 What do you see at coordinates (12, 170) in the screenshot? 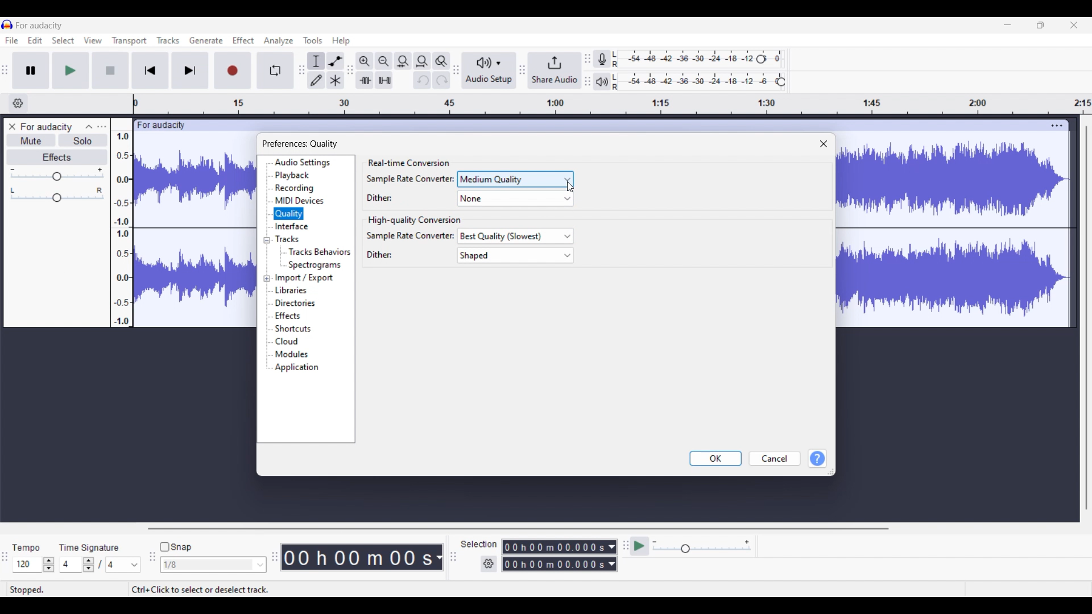
I see `Decrease volume` at bounding box center [12, 170].